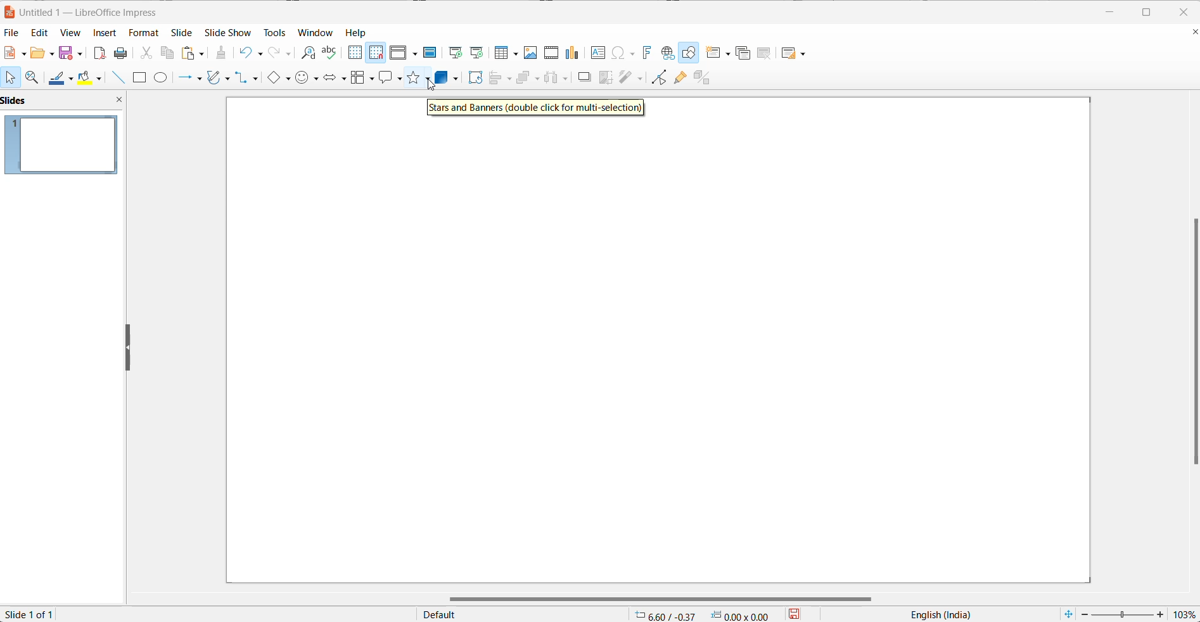 The width and height of the screenshot is (1200, 622). I want to click on start from first slide, so click(452, 51).